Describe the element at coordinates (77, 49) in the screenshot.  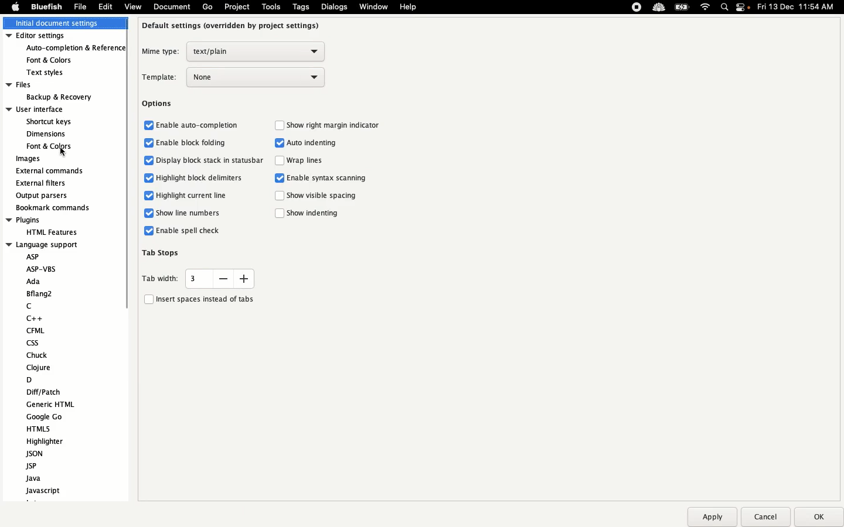
I see `auto-completion & refrences` at that location.